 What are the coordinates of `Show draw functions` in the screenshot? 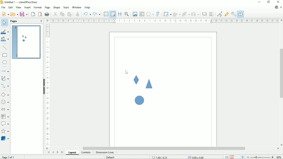 It's located at (240, 14).